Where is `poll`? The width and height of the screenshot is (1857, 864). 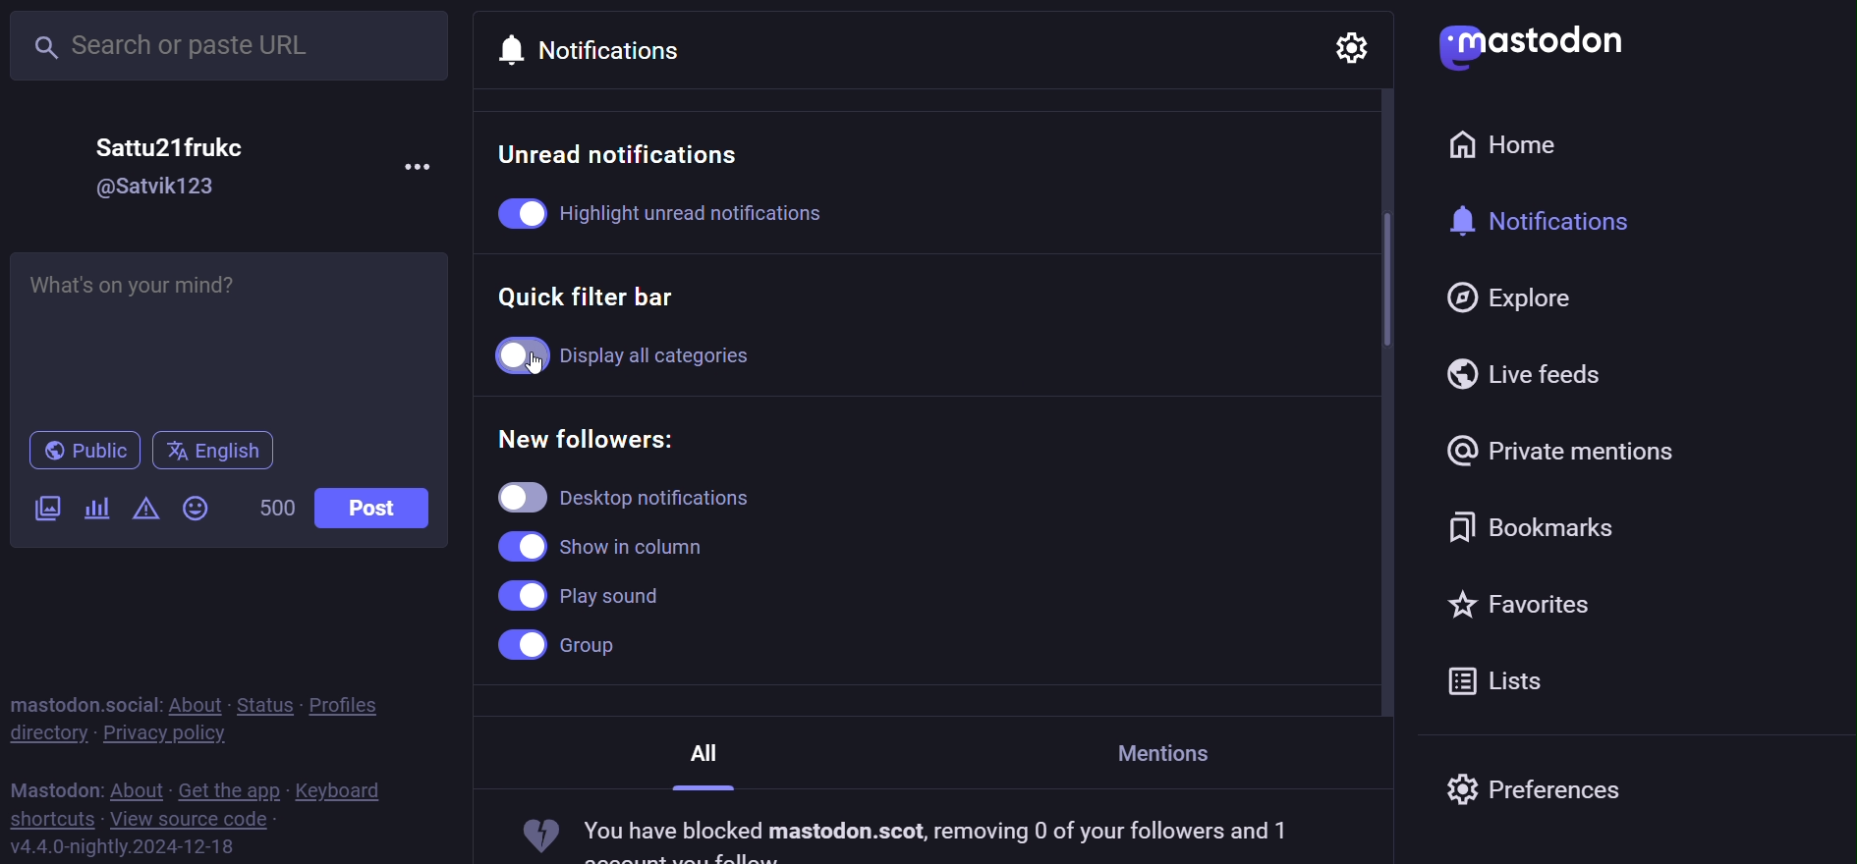 poll is located at coordinates (95, 510).